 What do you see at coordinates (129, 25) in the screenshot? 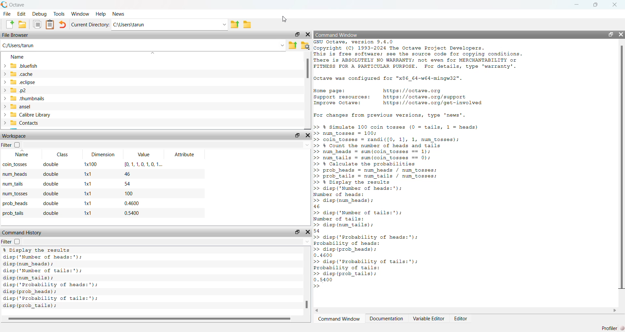
I see `C:\Users\tarun` at bounding box center [129, 25].